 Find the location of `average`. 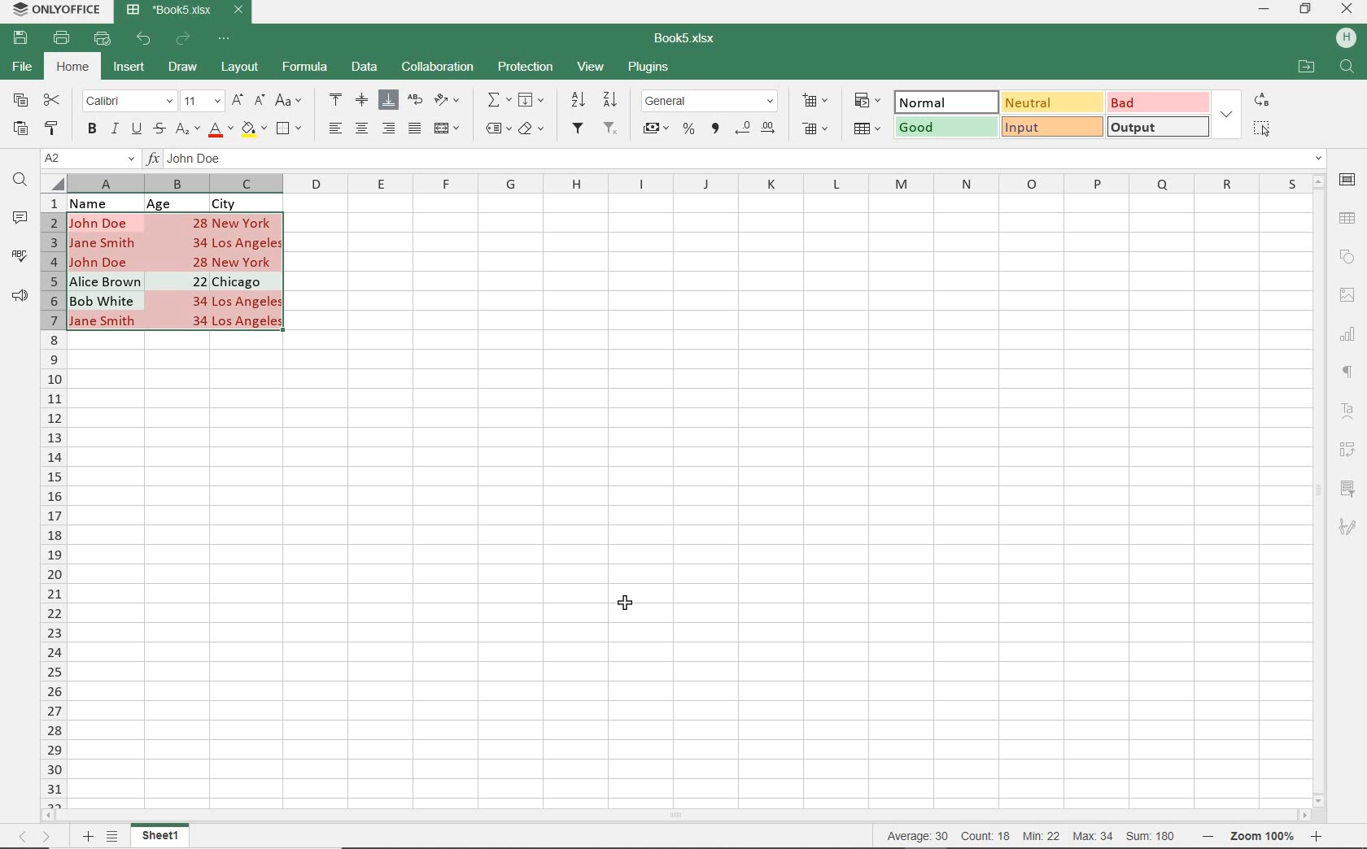

average is located at coordinates (920, 836).